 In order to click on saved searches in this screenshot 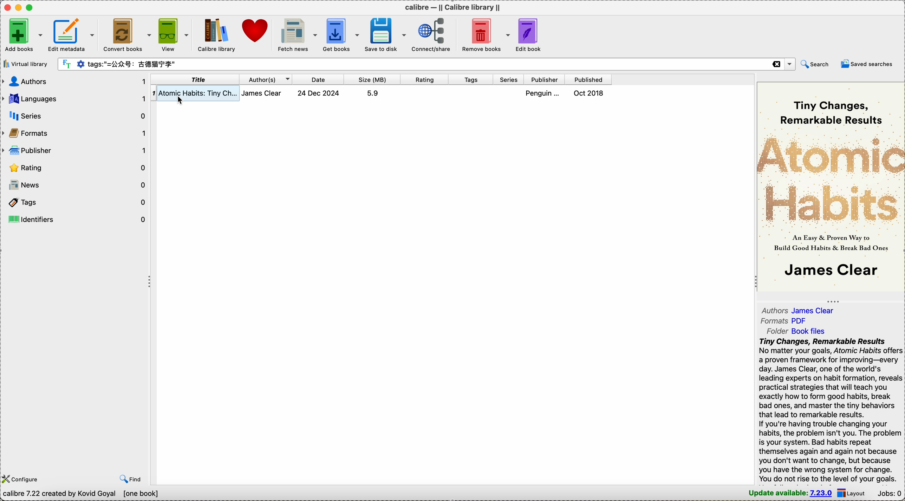, I will do `click(868, 63)`.